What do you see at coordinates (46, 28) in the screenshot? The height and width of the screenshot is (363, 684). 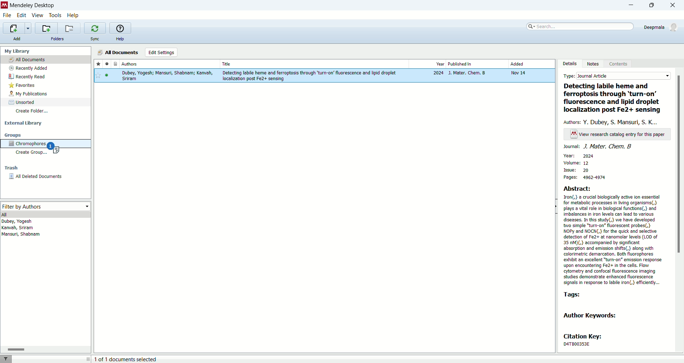 I see `add a new folder` at bounding box center [46, 28].